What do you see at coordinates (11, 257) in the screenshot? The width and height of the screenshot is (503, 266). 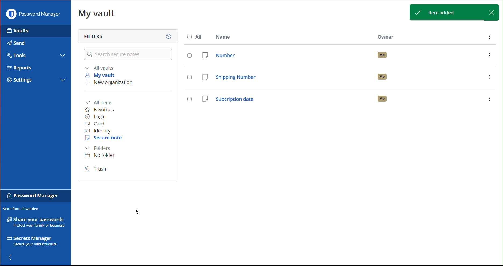 I see `back` at bounding box center [11, 257].